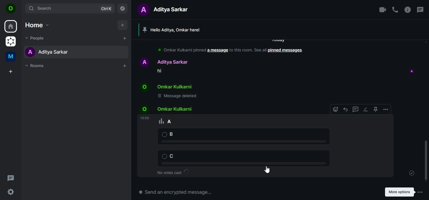 The image size is (429, 200). I want to click on  Hello Aditya, Omkar here!, so click(175, 29).